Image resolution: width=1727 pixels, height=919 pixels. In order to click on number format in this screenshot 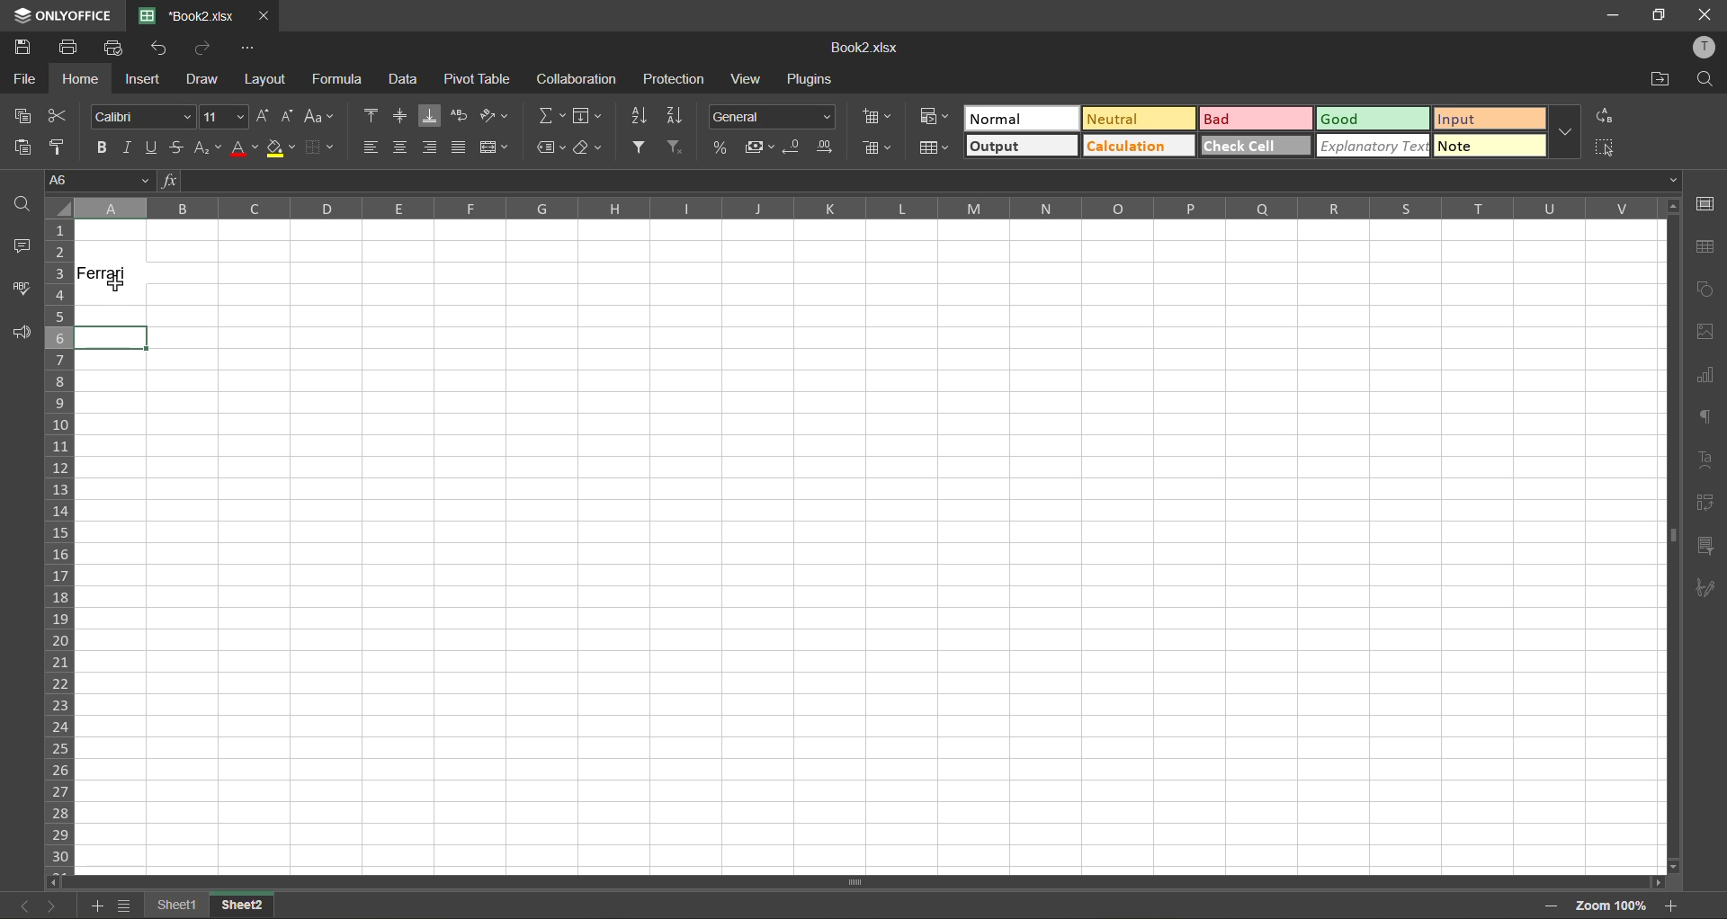, I will do `click(769, 116)`.